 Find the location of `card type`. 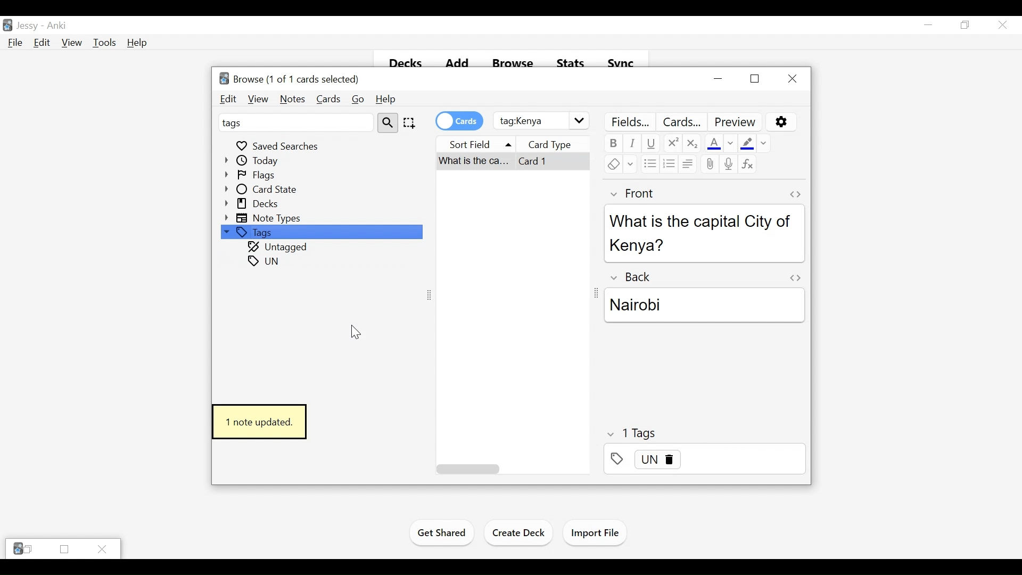

card type is located at coordinates (560, 143).